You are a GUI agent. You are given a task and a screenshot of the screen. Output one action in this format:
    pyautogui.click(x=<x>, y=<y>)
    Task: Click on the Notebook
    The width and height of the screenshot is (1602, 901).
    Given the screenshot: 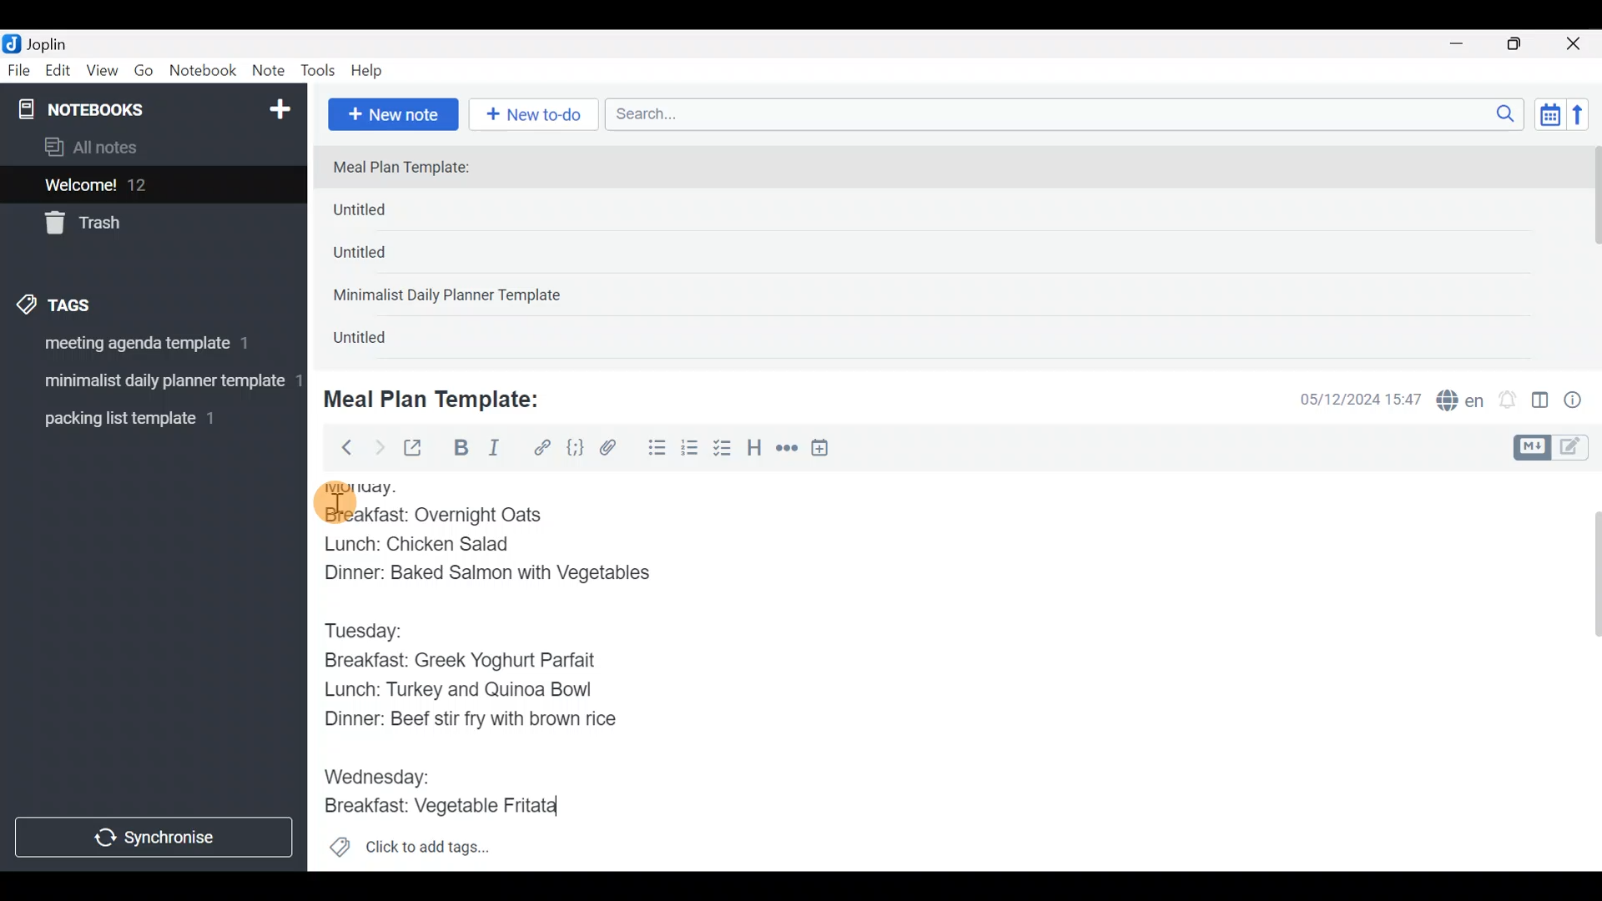 What is the action you would take?
    pyautogui.click(x=204, y=71)
    